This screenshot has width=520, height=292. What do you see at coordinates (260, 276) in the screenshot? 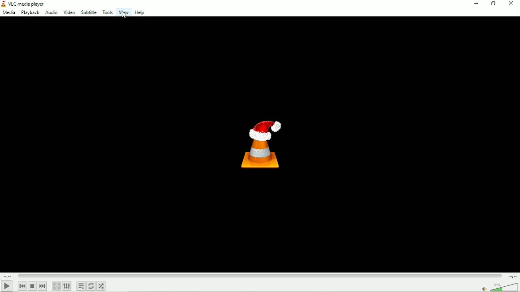
I see `Play duration` at bounding box center [260, 276].